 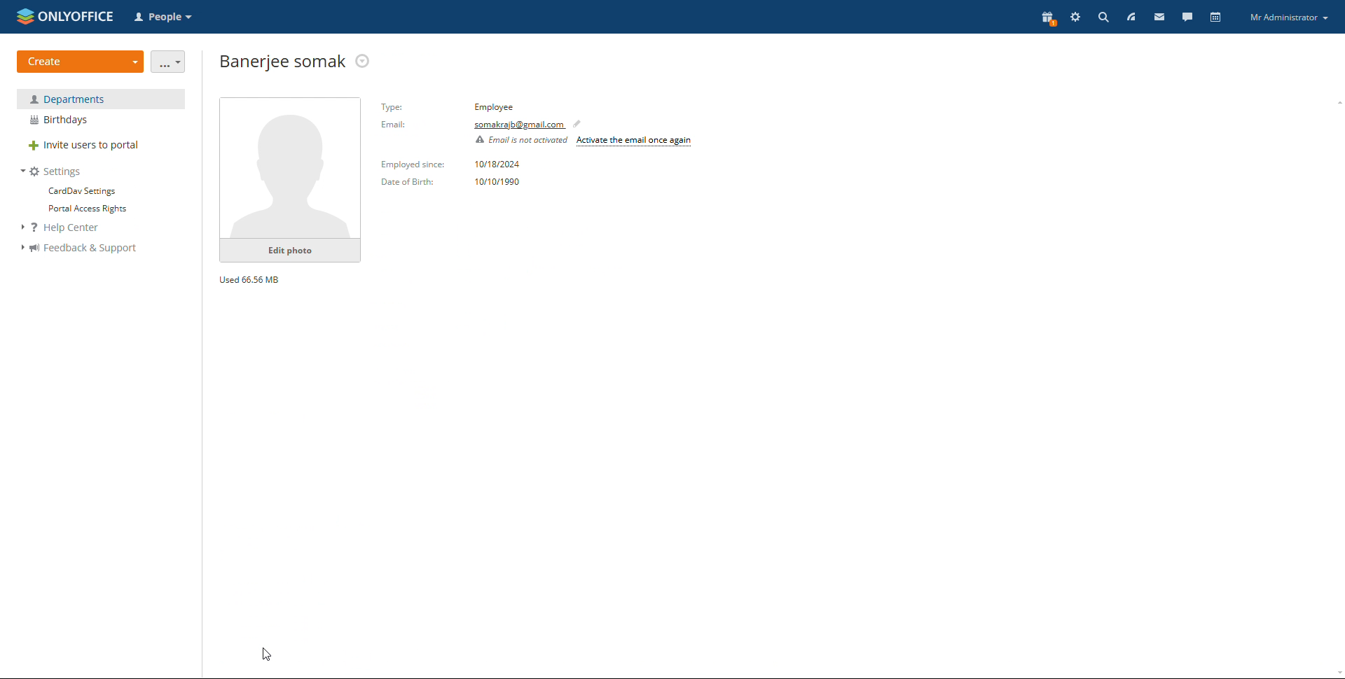 I want to click on email is not activated, so click(x=520, y=141).